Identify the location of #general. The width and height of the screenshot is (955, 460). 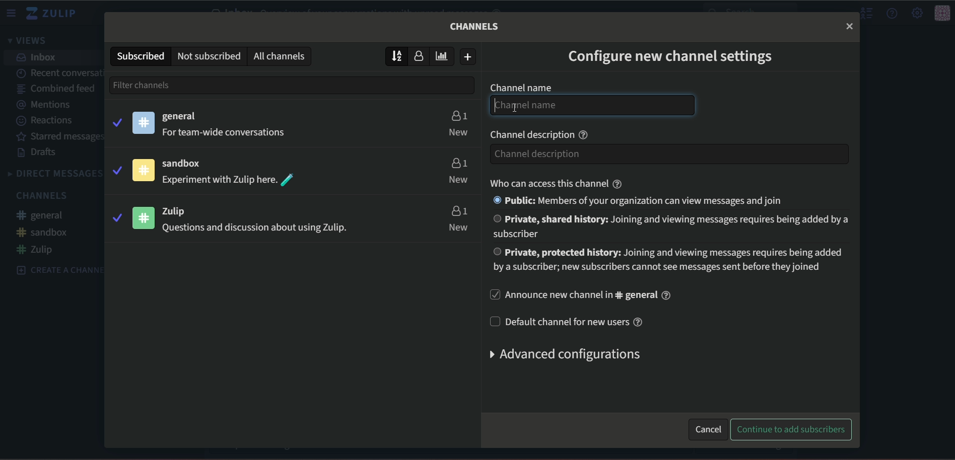
(45, 216).